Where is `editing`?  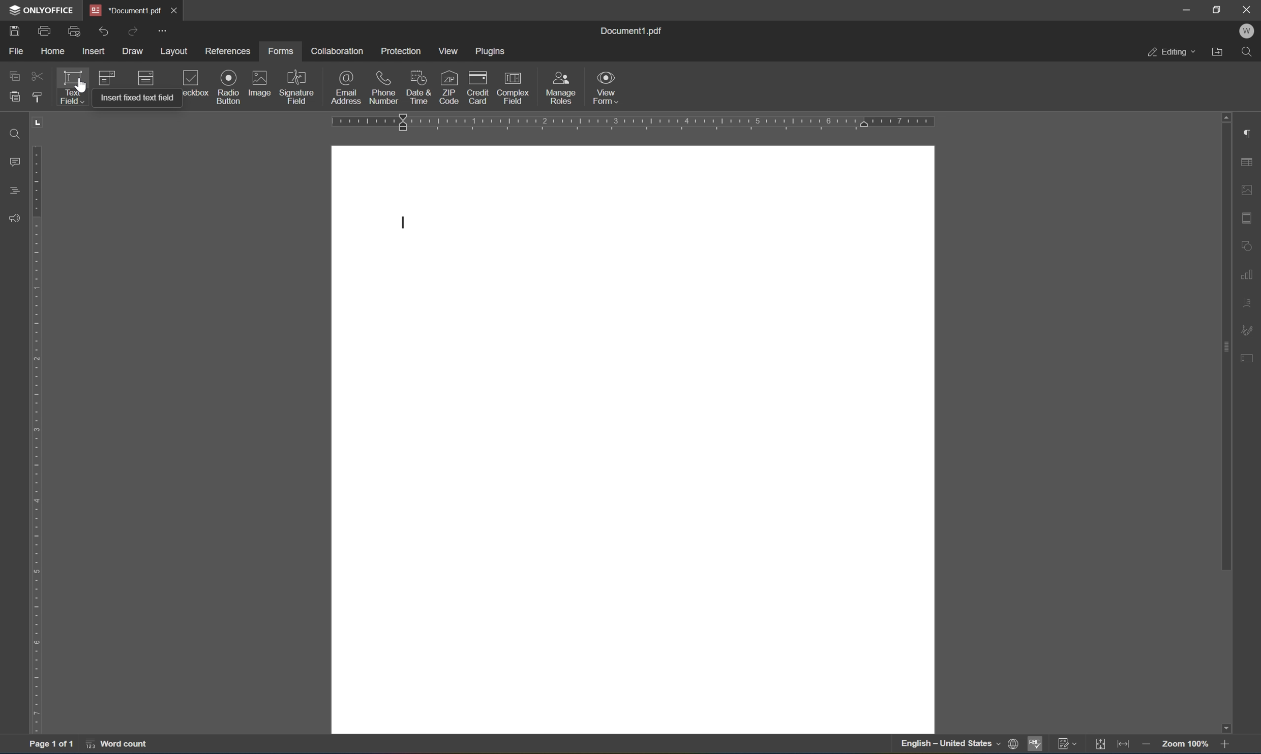 editing is located at coordinates (1169, 52).